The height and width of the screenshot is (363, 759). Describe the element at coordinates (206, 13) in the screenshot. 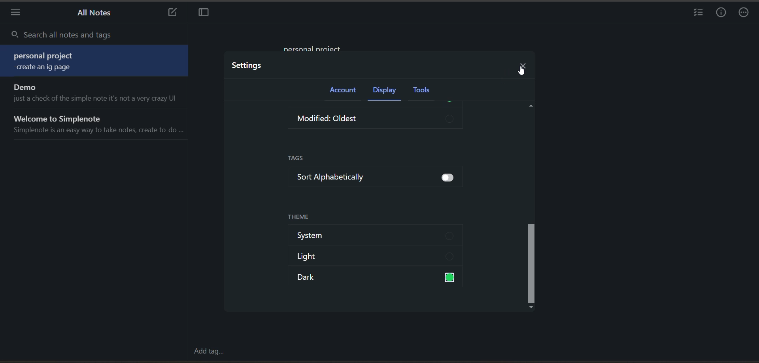

I see `toggle focus mode` at that location.